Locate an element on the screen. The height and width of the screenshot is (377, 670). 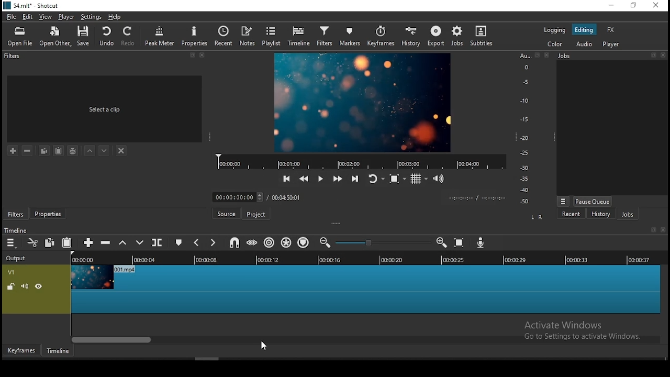
notes is located at coordinates (247, 36).